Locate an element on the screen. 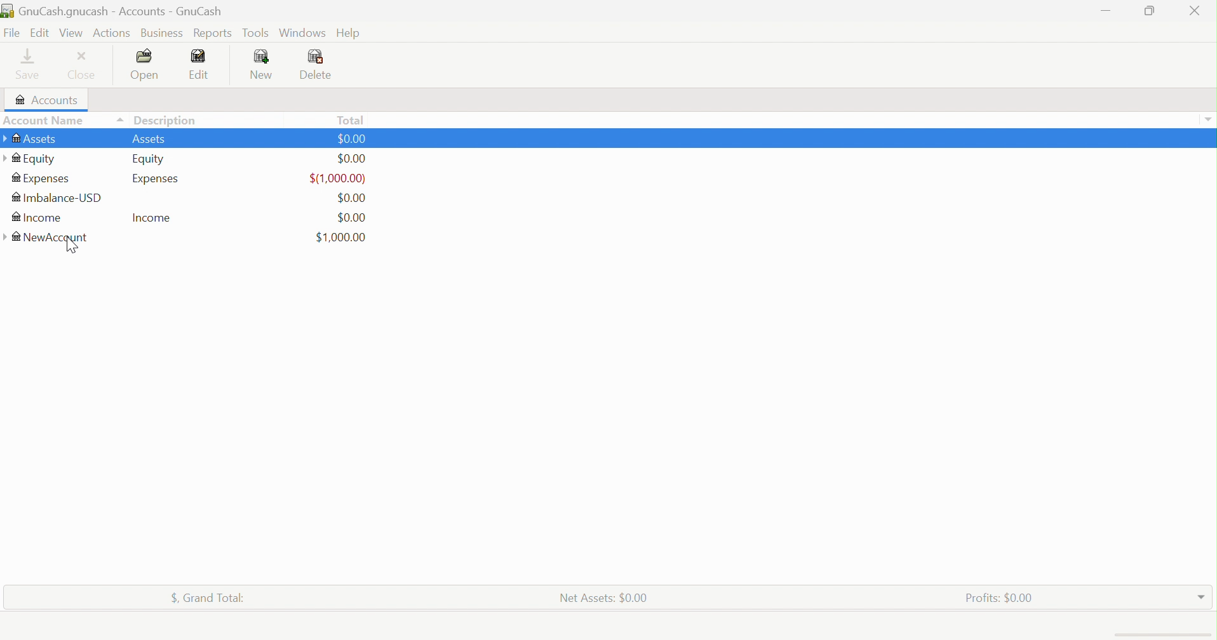 The height and width of the screenshot is (640, 1217). Income is located at coordinates (151, 218).